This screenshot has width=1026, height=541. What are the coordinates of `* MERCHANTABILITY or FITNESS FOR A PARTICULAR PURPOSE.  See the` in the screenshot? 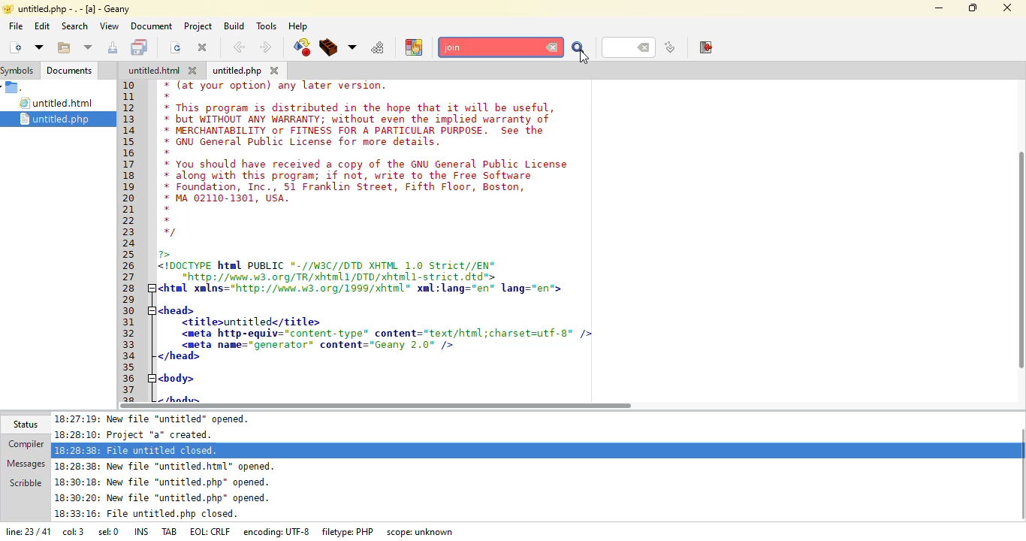 It's located at (359, 131).